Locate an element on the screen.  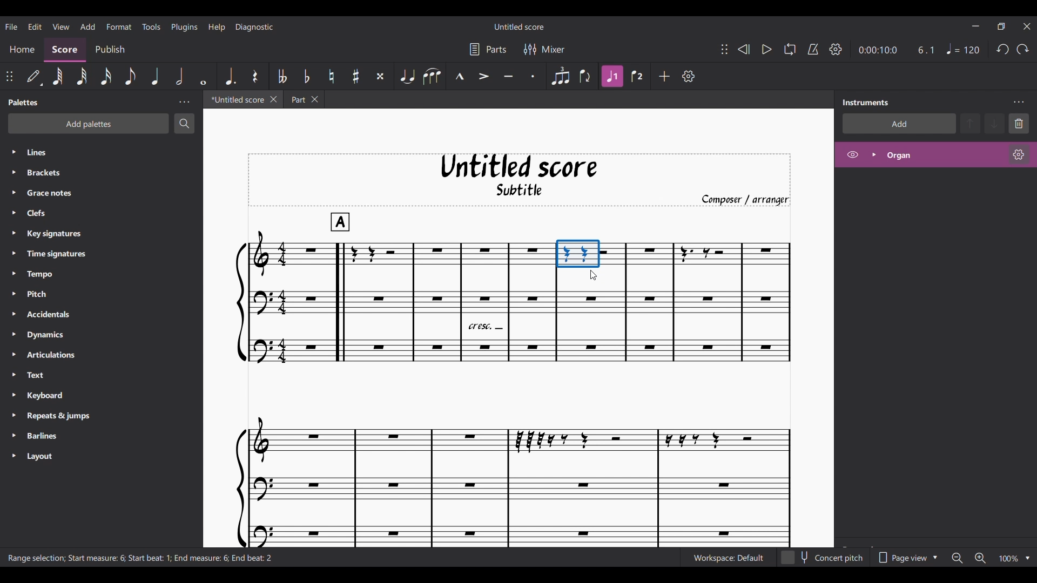
Rest is located at coordinates (254, 76).